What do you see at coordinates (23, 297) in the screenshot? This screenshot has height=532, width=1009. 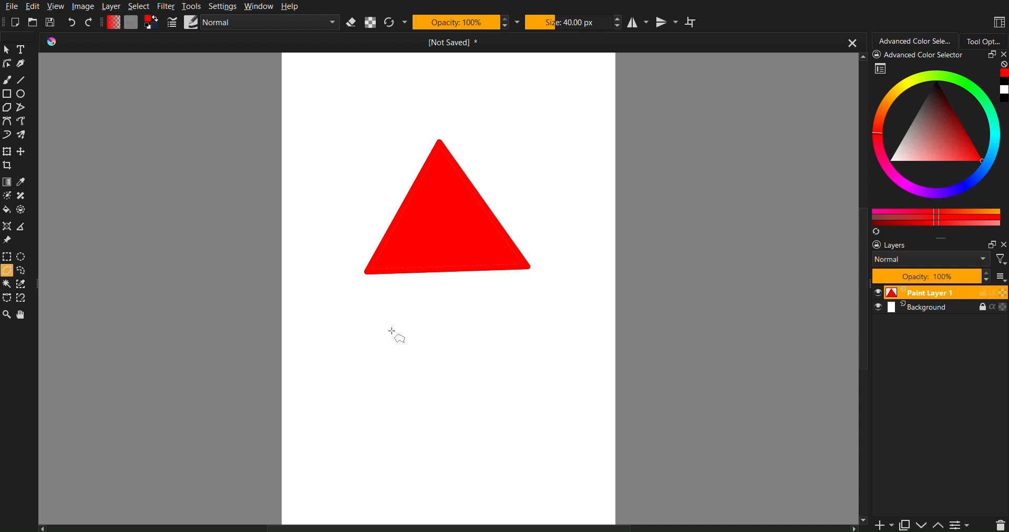 I see `Angle` at bounding box center [23, 297].